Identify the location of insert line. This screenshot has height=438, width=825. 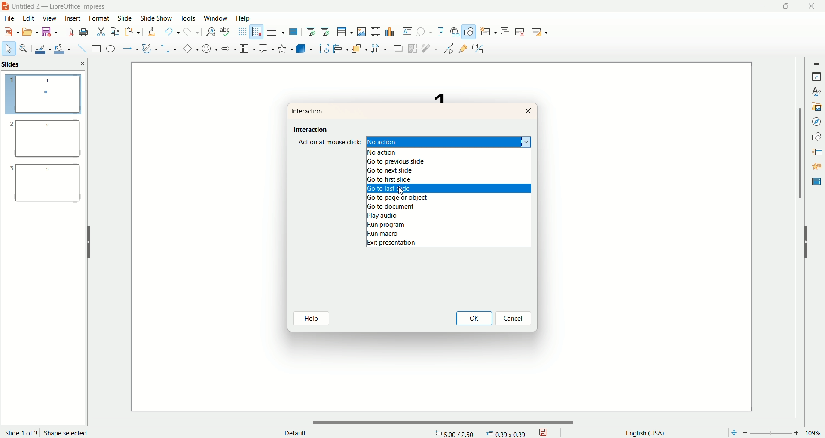
(79, 49).